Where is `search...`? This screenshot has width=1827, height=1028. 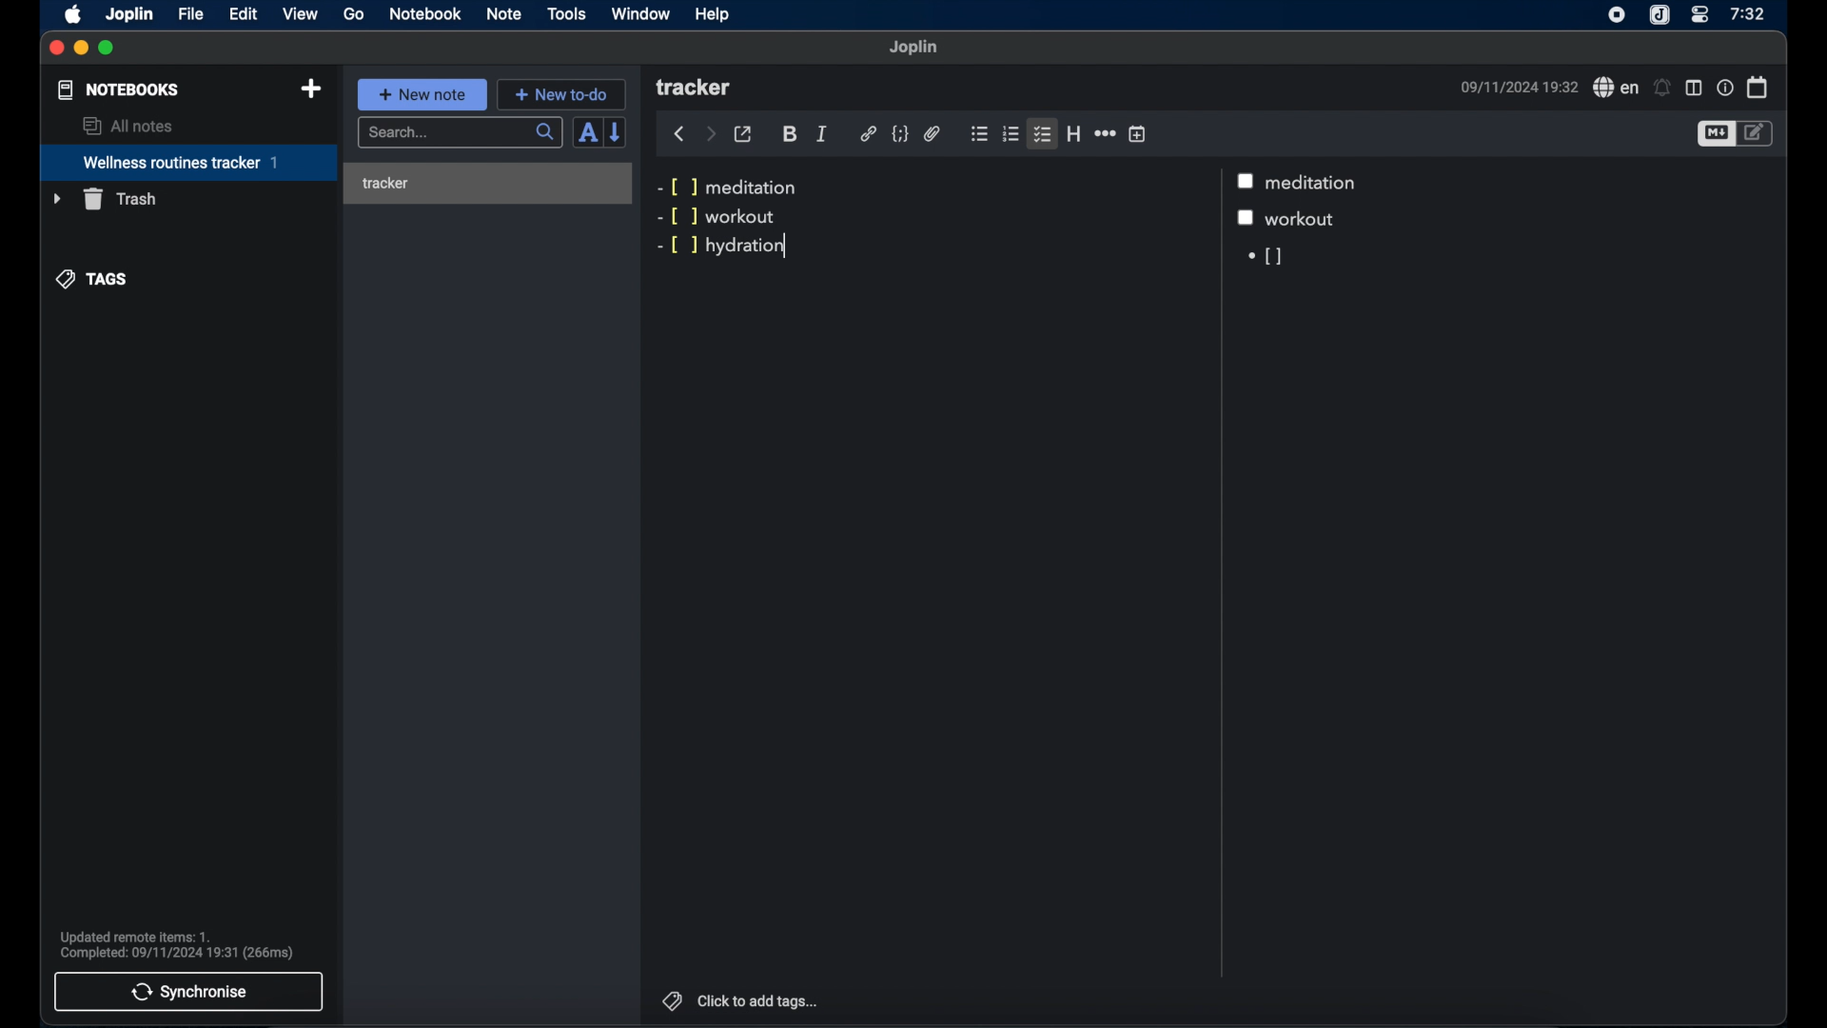 search... is located at coordinates (462, 133).